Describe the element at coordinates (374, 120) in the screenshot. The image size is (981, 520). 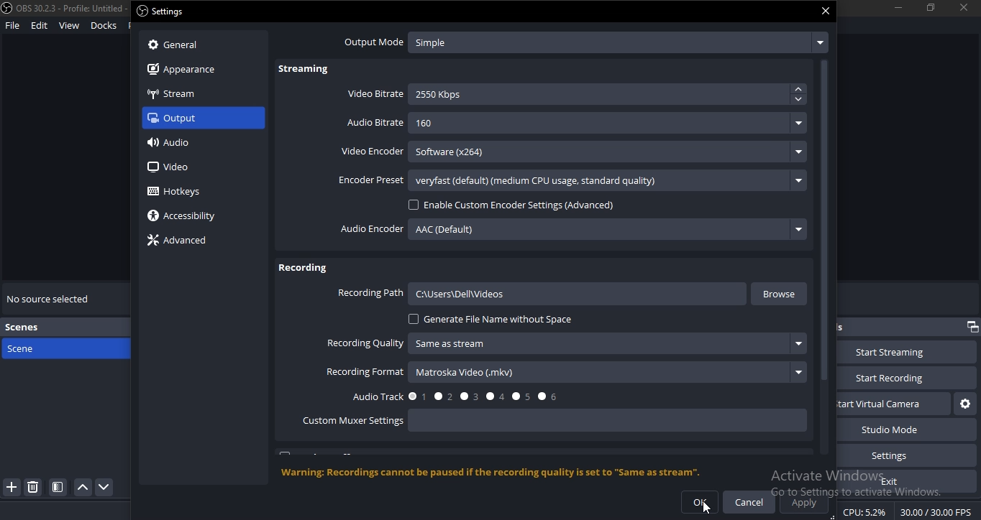
I see `audio bitrate -160` at that location.